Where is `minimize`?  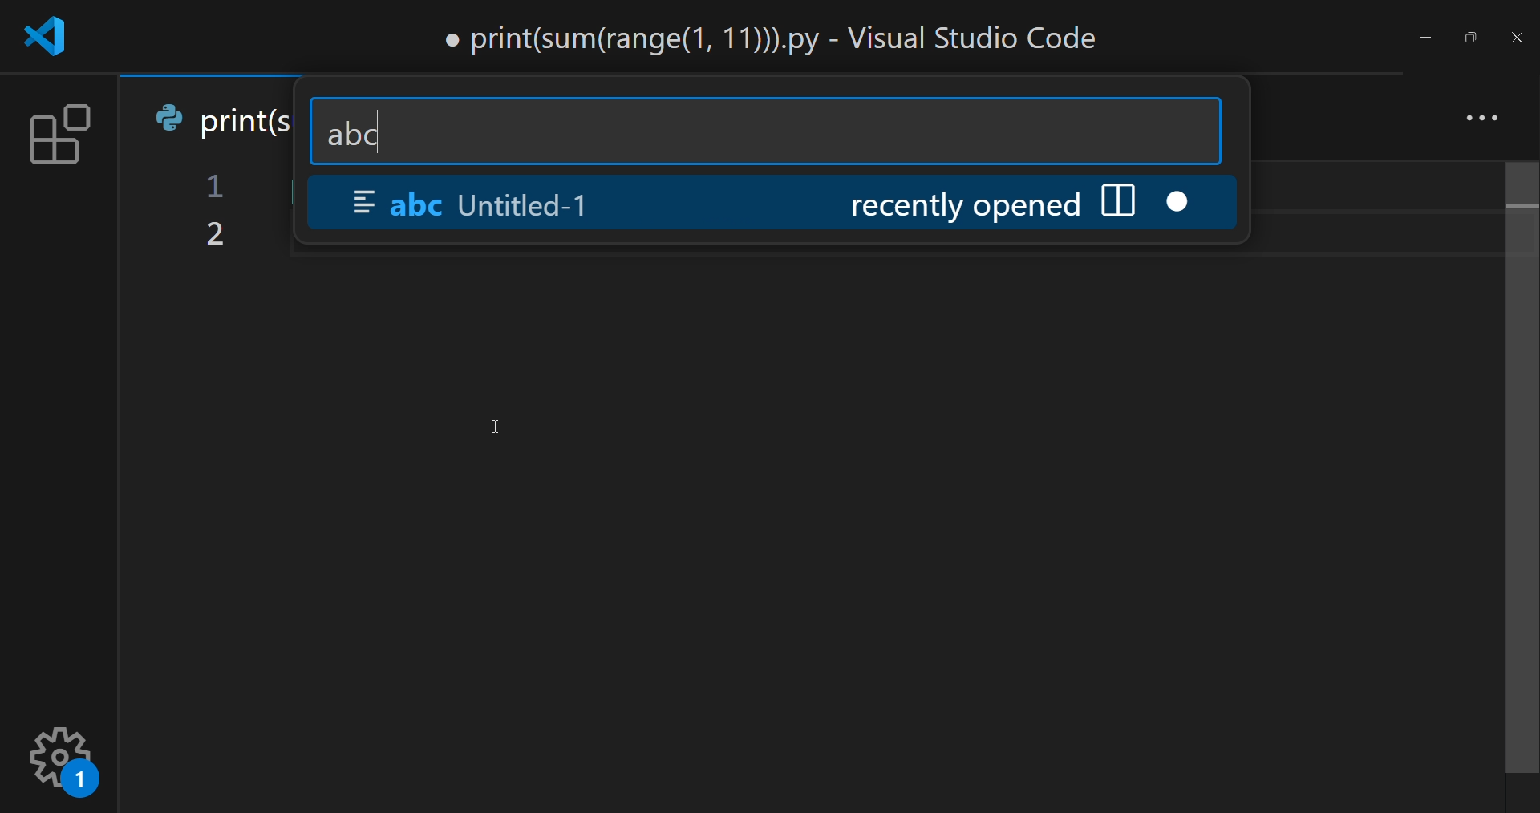
minimize is located at coordinates (1424, 38).